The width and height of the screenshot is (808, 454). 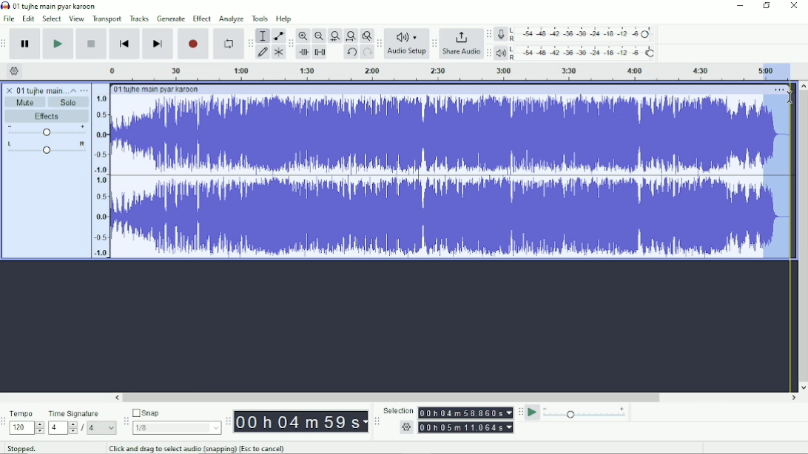 I want to click on More options, so click(x=780, y=89).